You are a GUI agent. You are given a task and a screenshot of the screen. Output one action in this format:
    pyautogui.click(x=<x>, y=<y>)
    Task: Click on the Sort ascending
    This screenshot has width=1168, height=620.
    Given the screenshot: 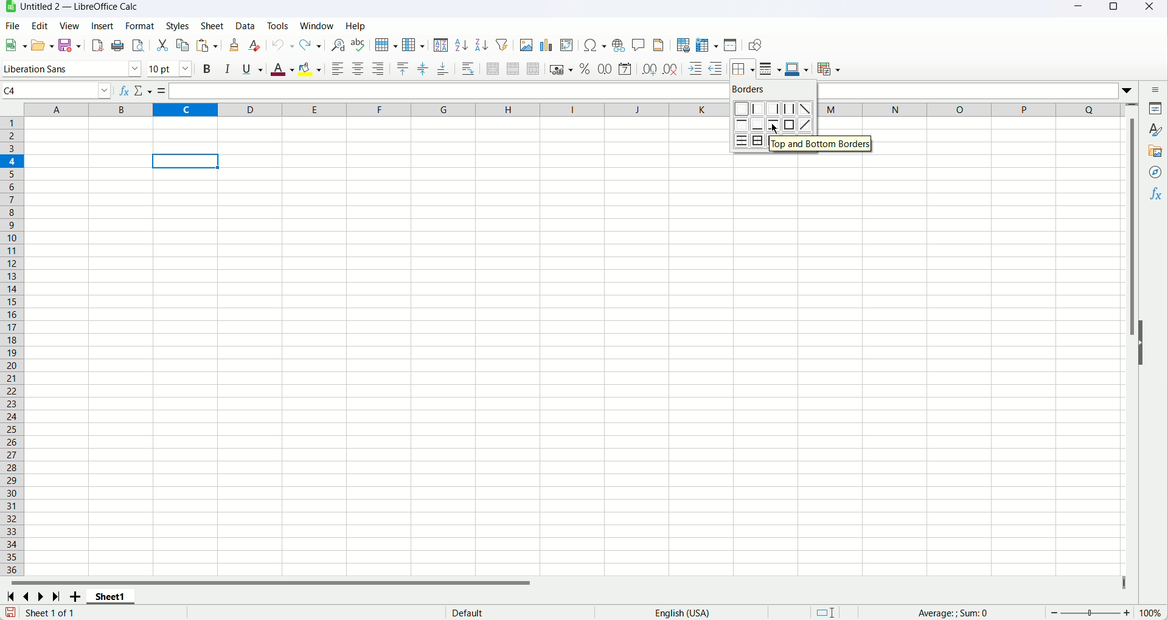 What is the action you would take?
    pyautogui.click(x=462, y=46)
    